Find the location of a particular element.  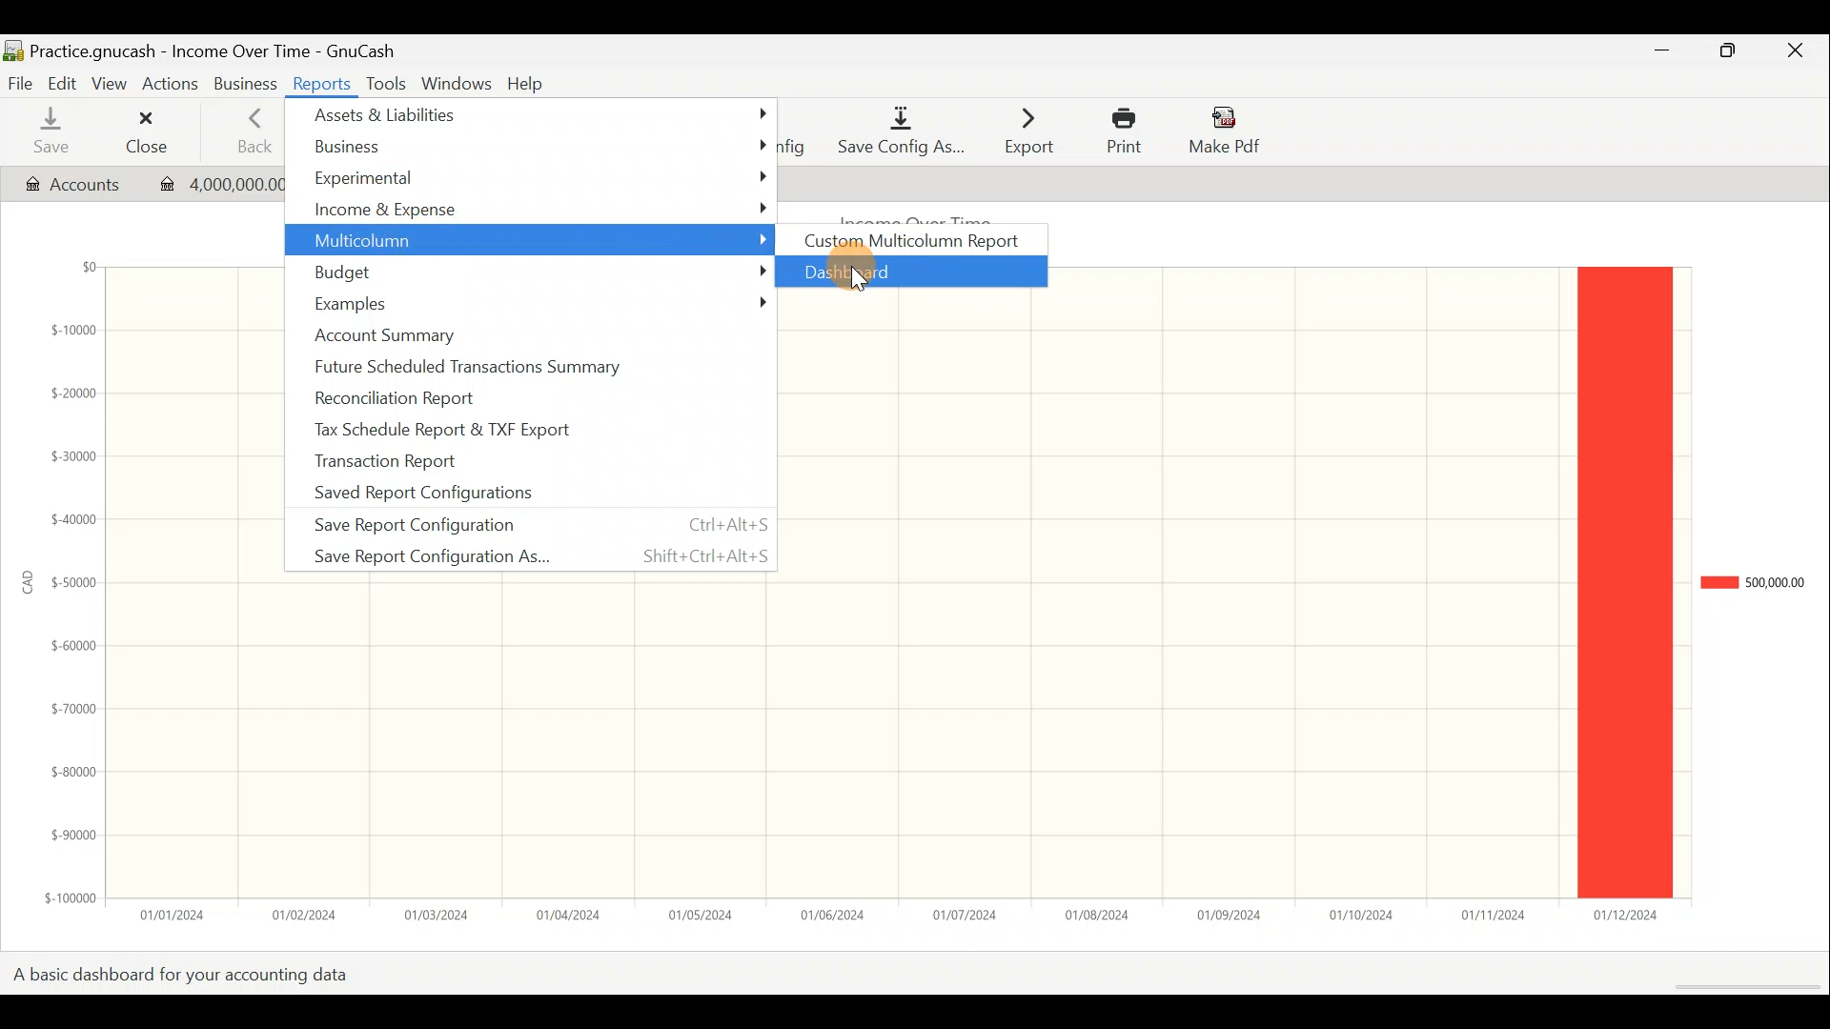

A basic dashboard for your accounting data is located at coordinates (186, 976).